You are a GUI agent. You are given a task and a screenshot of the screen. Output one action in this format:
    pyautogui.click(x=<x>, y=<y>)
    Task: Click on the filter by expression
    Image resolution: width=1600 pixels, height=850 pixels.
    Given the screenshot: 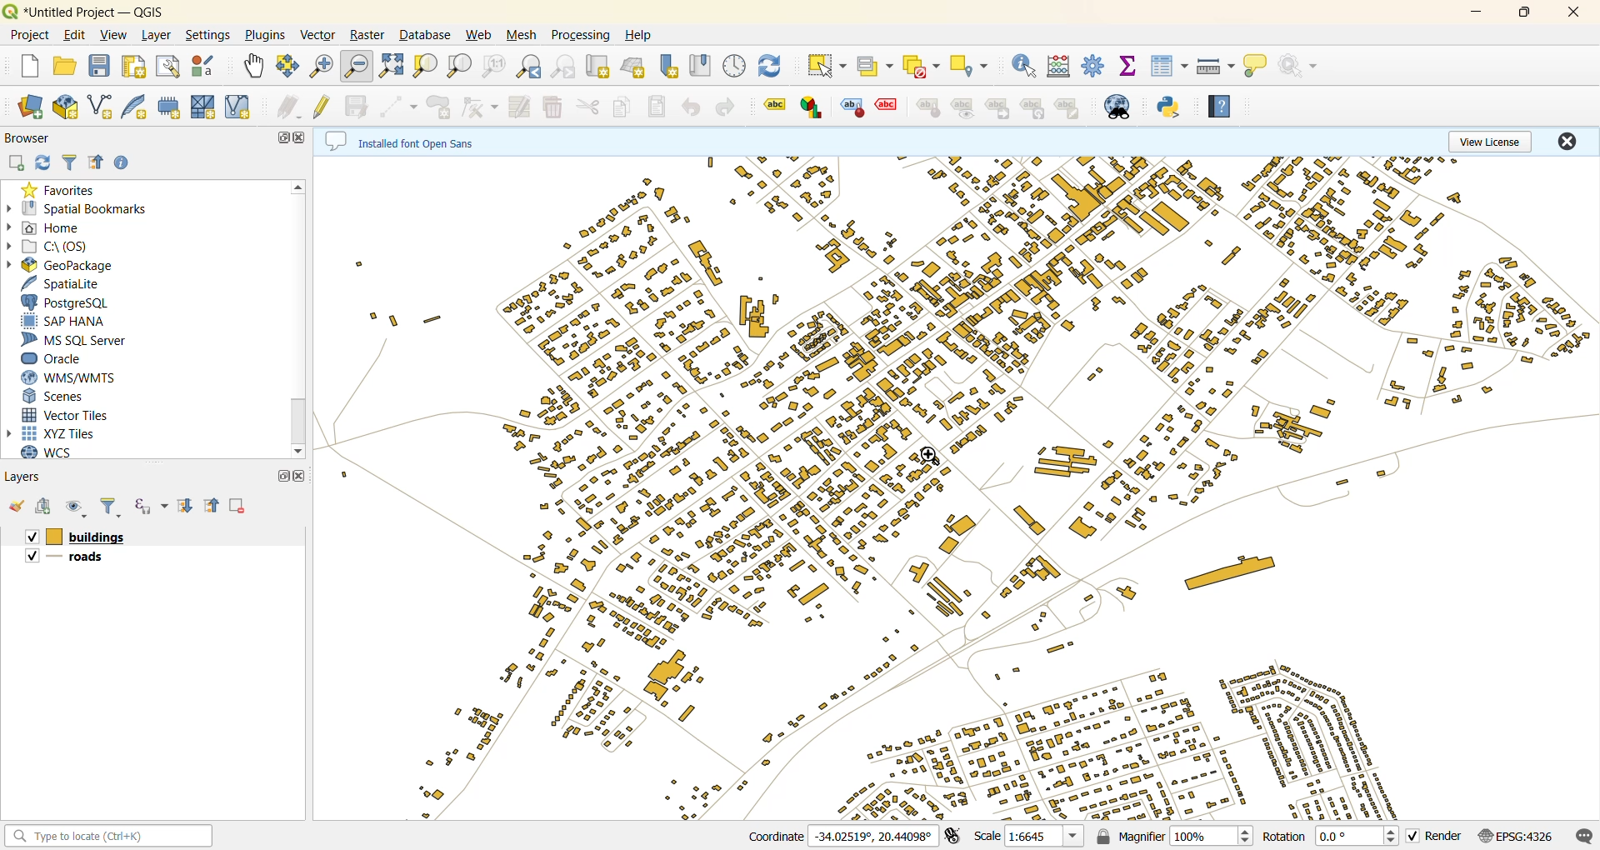 What is the action you would take?
    pyautogui.click(x=146, y=506)
    